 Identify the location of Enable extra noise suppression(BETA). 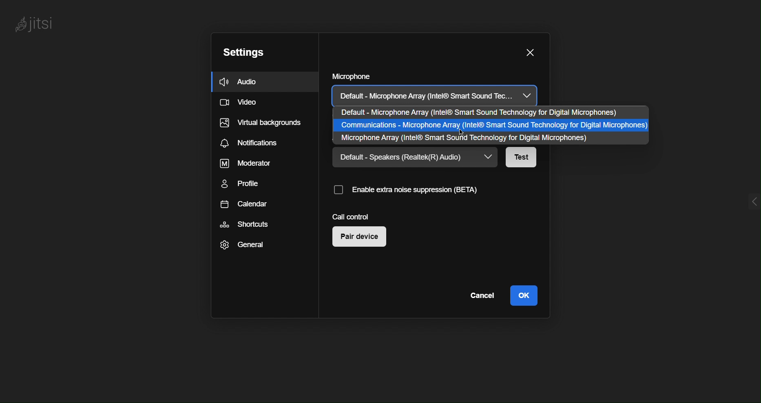
(420, 190).